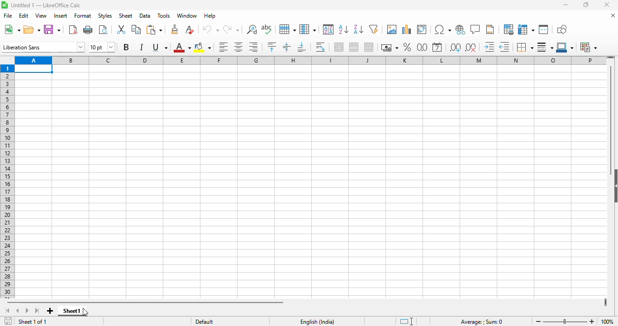 Image resolution: width=618 pixels, height=326 pixels. Describe the element at coordinates (614, 186) in the screenshot. I see `show` at that location.